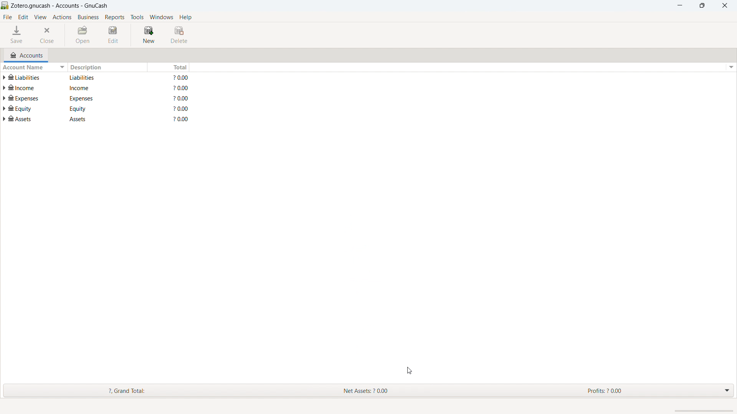 The image size is (737, 414). What do you see at coordinates (725, 5) in the screenshot?
I see `close` at bounding box center [725, 5].